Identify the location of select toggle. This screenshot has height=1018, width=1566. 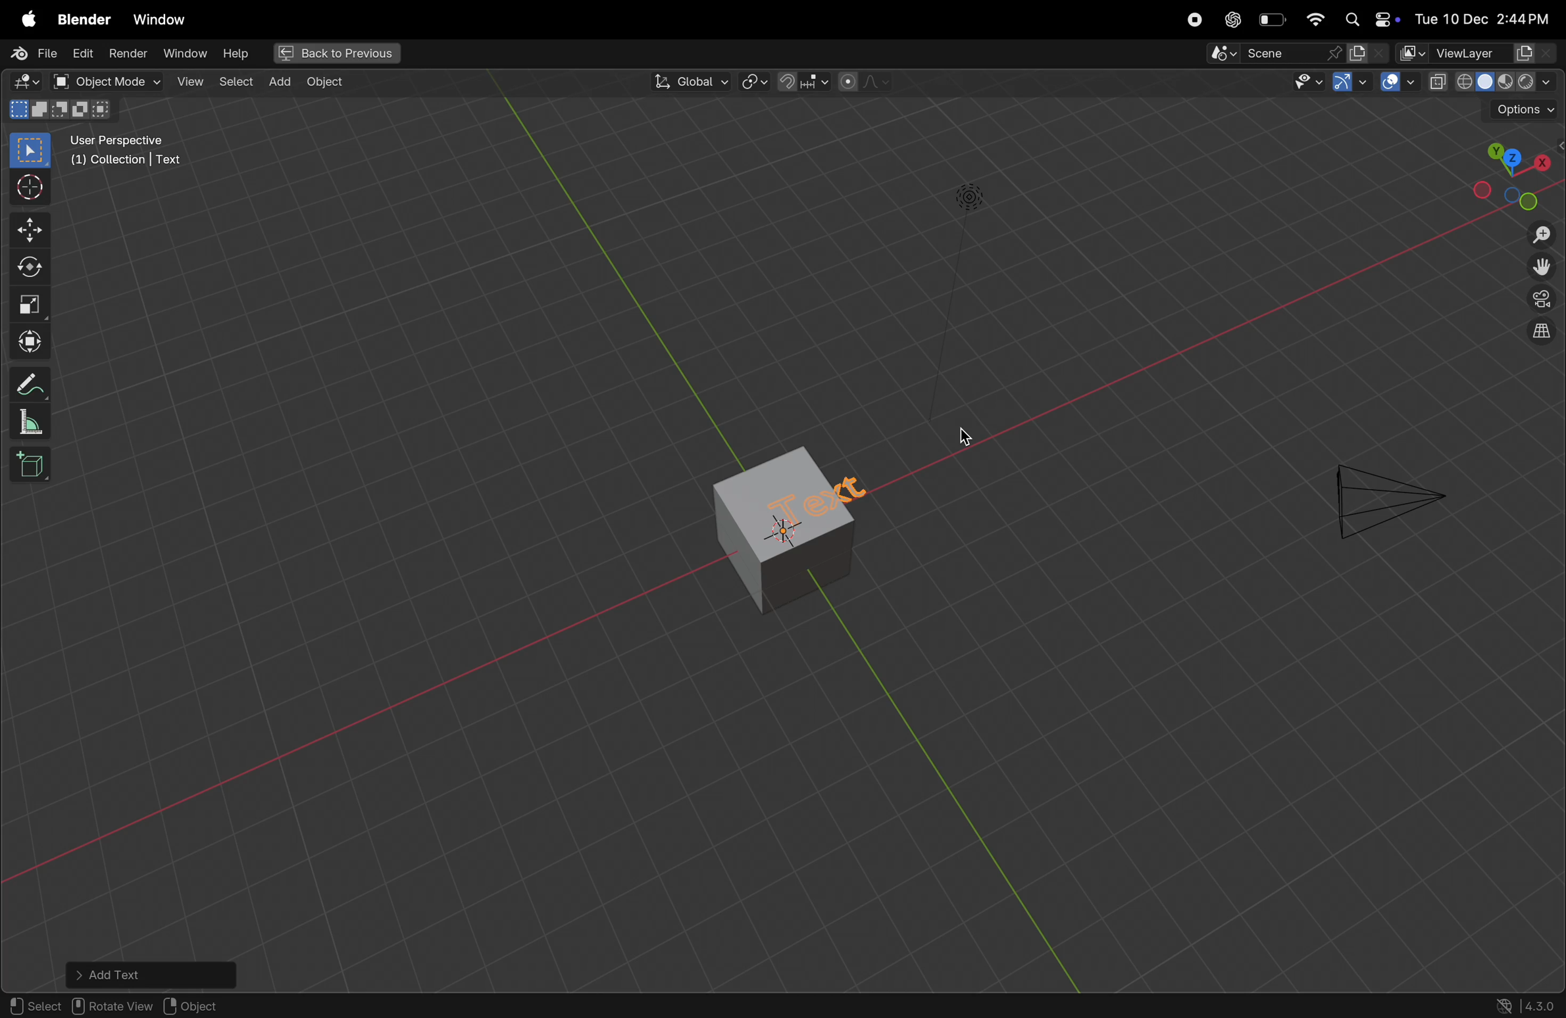
(34, 1006).